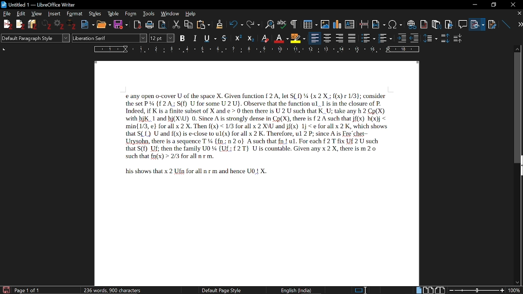 The image size is (523, 294). Describe the element at coordinates (416, 38) in the screenshot. I see `outline format options` at that location.